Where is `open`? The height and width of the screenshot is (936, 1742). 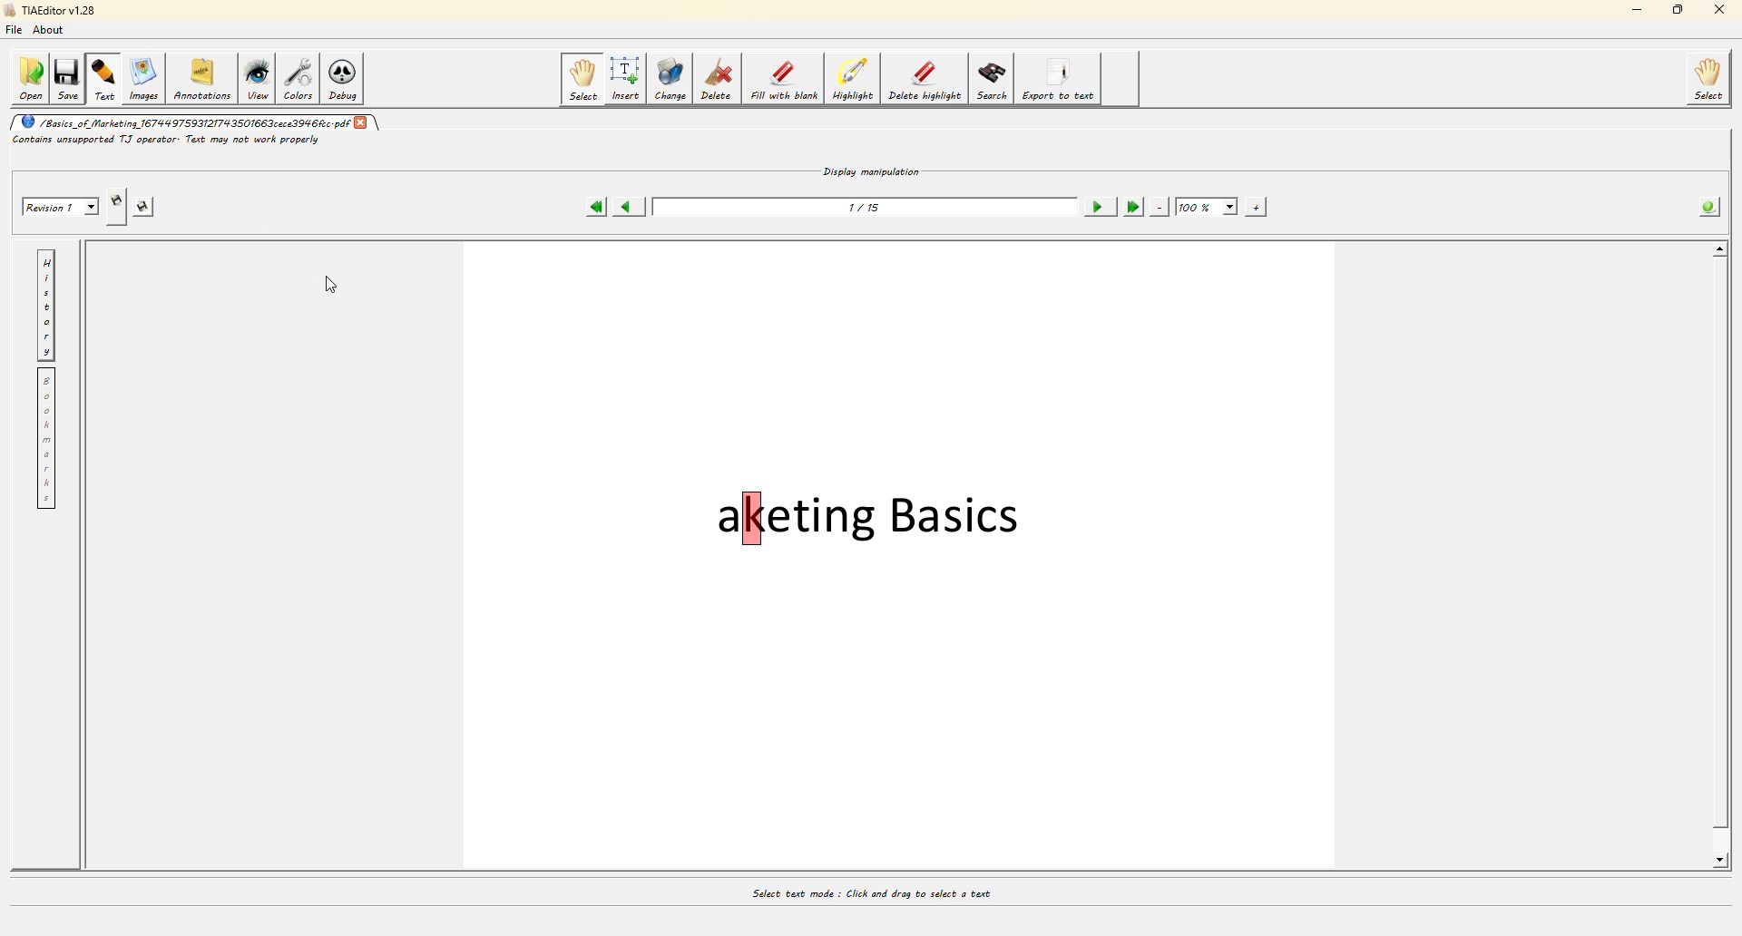 open is located at coordinates (29, 75).